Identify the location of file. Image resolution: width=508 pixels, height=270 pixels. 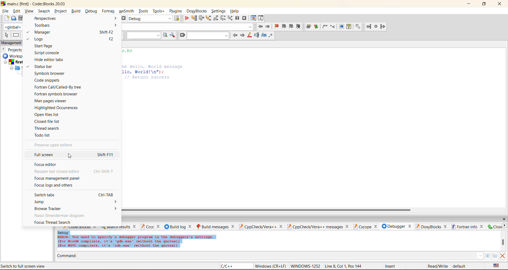
(6, 11).